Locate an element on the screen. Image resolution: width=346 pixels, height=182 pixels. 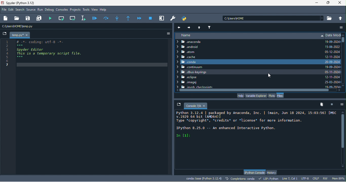
minimize is located at coordinates (316, 4).